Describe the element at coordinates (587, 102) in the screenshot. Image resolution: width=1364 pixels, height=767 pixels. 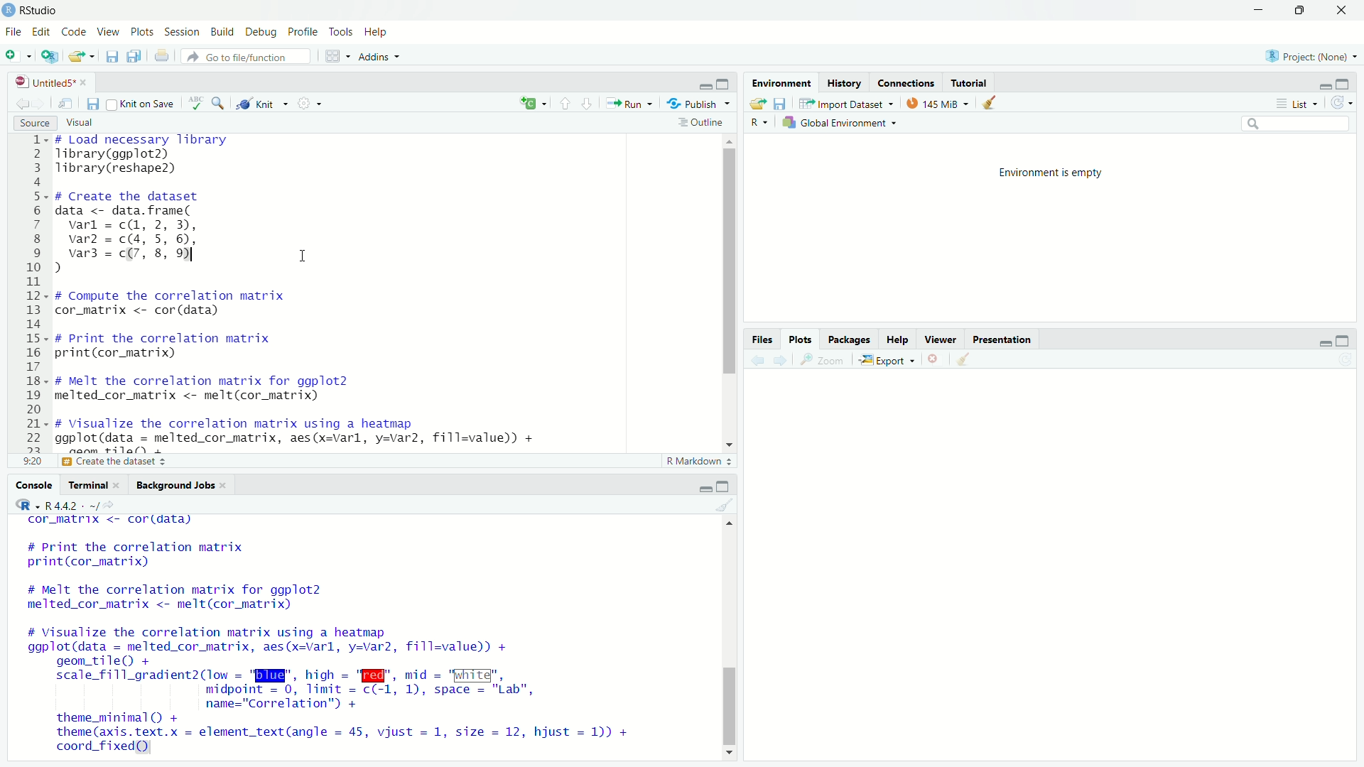
I see `go to next section` at that location.